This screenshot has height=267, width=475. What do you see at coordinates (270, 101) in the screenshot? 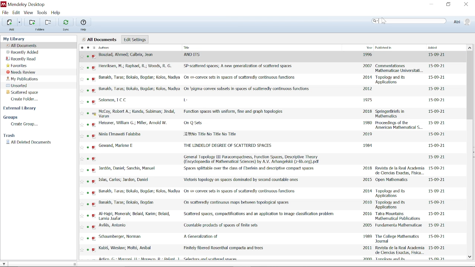
I see `Solomon, TCC l- 1975, 15-00-21` at bounding box center [270, 101].